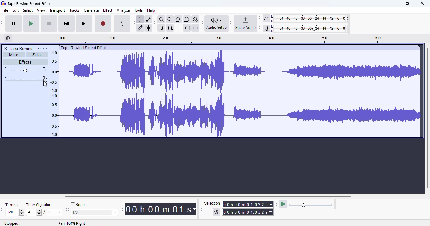 The height and width of the screenshot is (226, 430). Describe the element at coordinates (54, 93) in the screenshot. I see `timeline` at that location.